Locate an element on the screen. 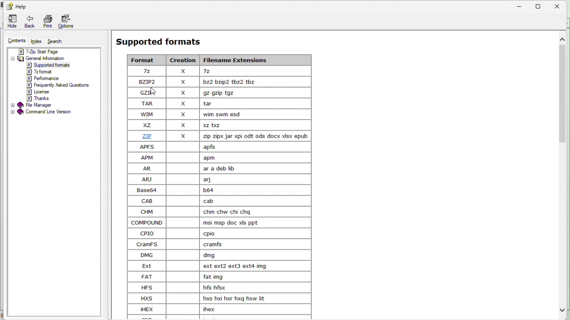  Vertical scroll bar is located at coordinates (564, 87).